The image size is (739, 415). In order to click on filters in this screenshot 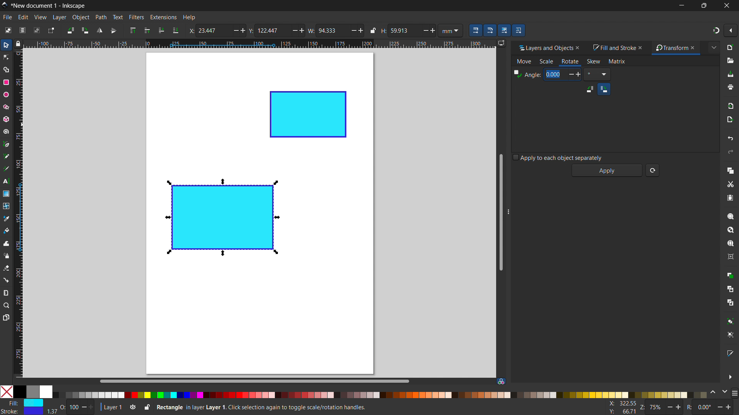, I will do `click(137, 17)`.